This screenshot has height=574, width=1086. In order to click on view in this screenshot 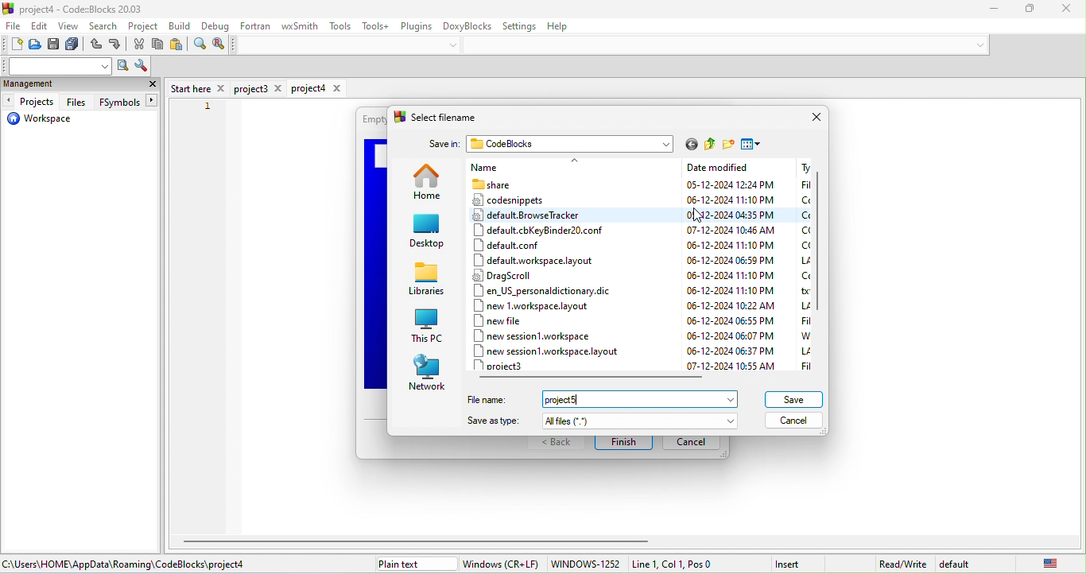, I will do `click(70, 28)`.